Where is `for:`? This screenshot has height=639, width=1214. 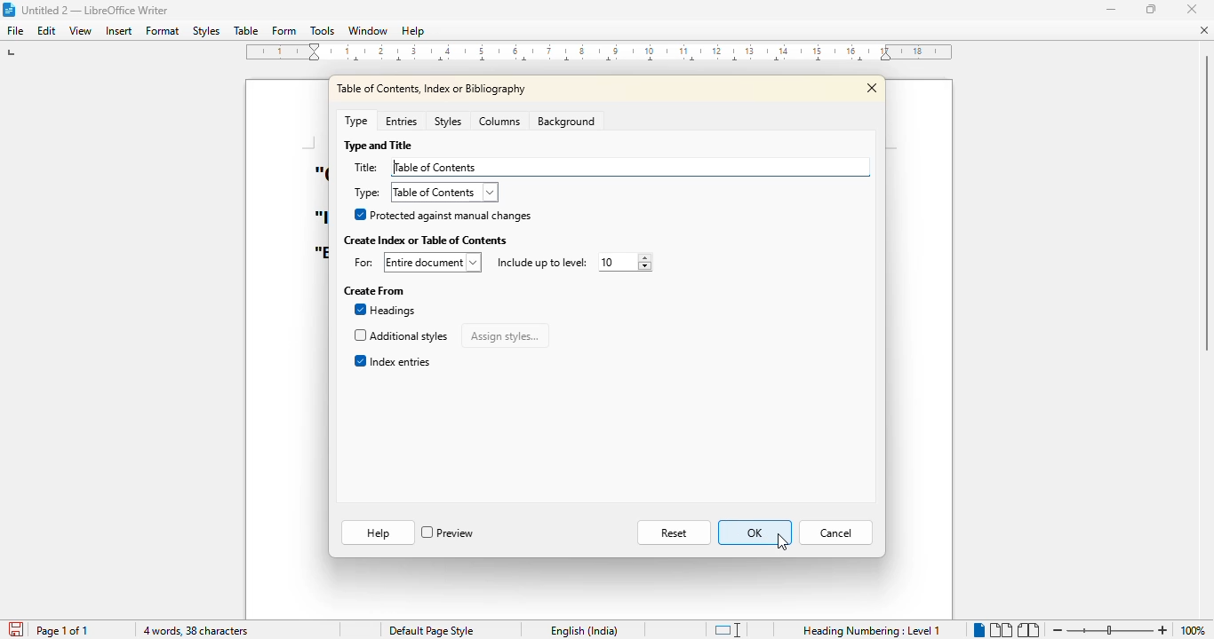 for: is located at coordinates (361, 264).